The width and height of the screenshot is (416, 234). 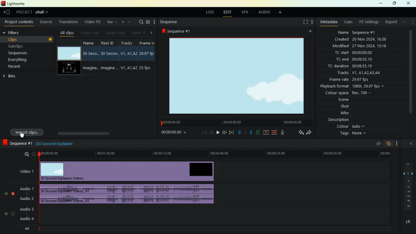 What do you see at coordinates (179, 31) in the screenshot?
I see `sequence` at bounding box center [179, 31].